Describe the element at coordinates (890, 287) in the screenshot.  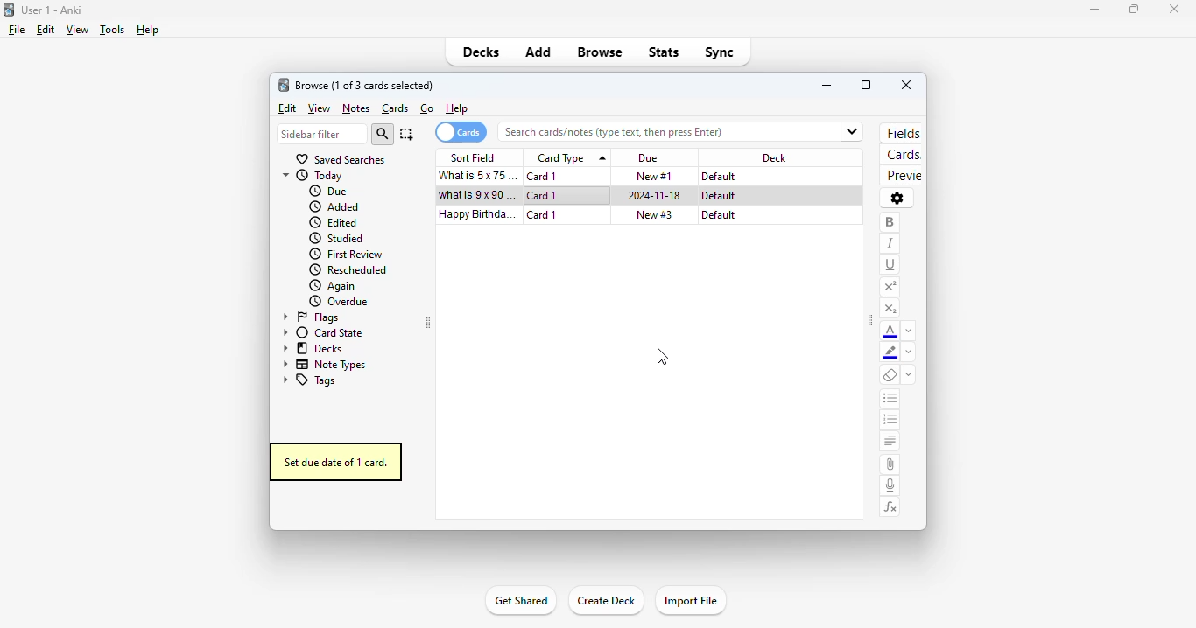
I see `superscript` at that location.